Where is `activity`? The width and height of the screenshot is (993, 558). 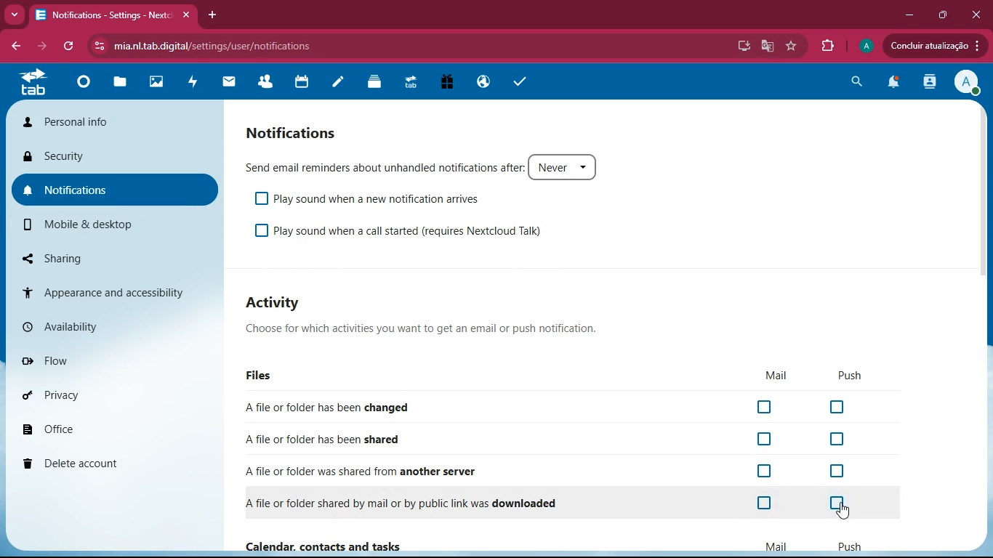
activity is located at coordinates (193, 84).